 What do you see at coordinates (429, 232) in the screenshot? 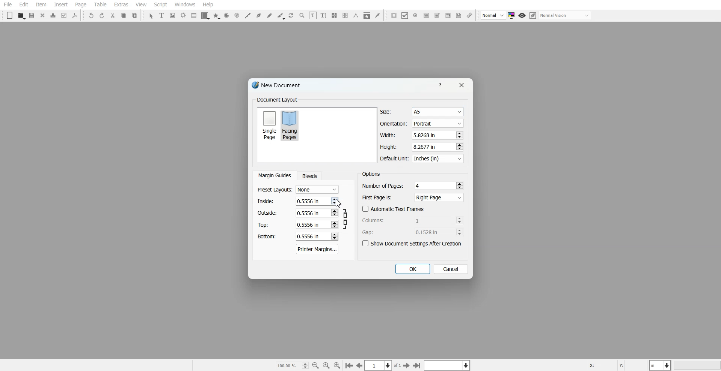
I see `0.1528 in` at bounding box center [429, 232].